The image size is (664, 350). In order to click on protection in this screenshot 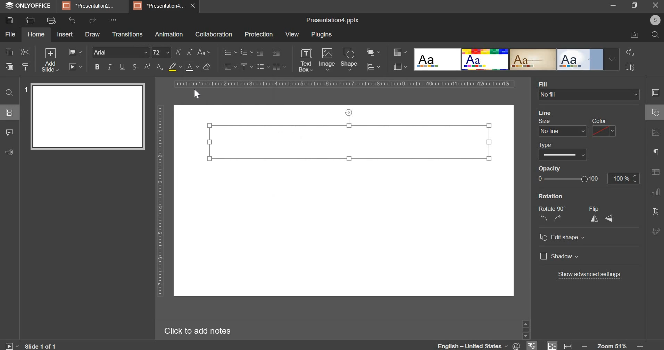, I will do `click(259, 34)`.